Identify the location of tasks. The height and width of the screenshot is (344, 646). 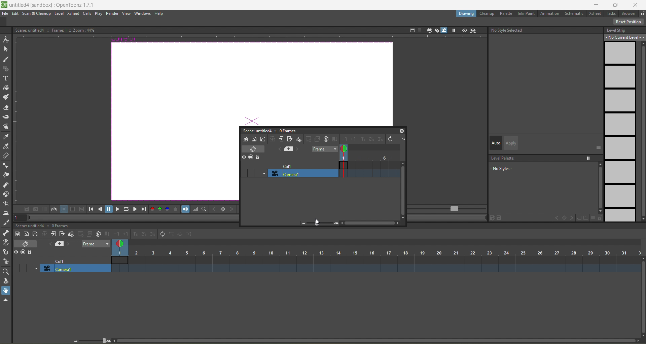
(612, 13).